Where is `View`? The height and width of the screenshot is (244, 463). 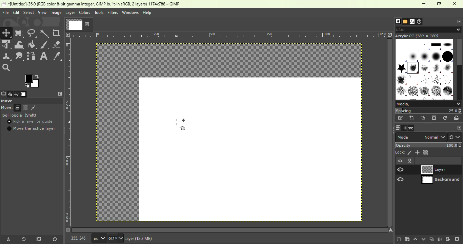 View is located at coordinates (41, 12).